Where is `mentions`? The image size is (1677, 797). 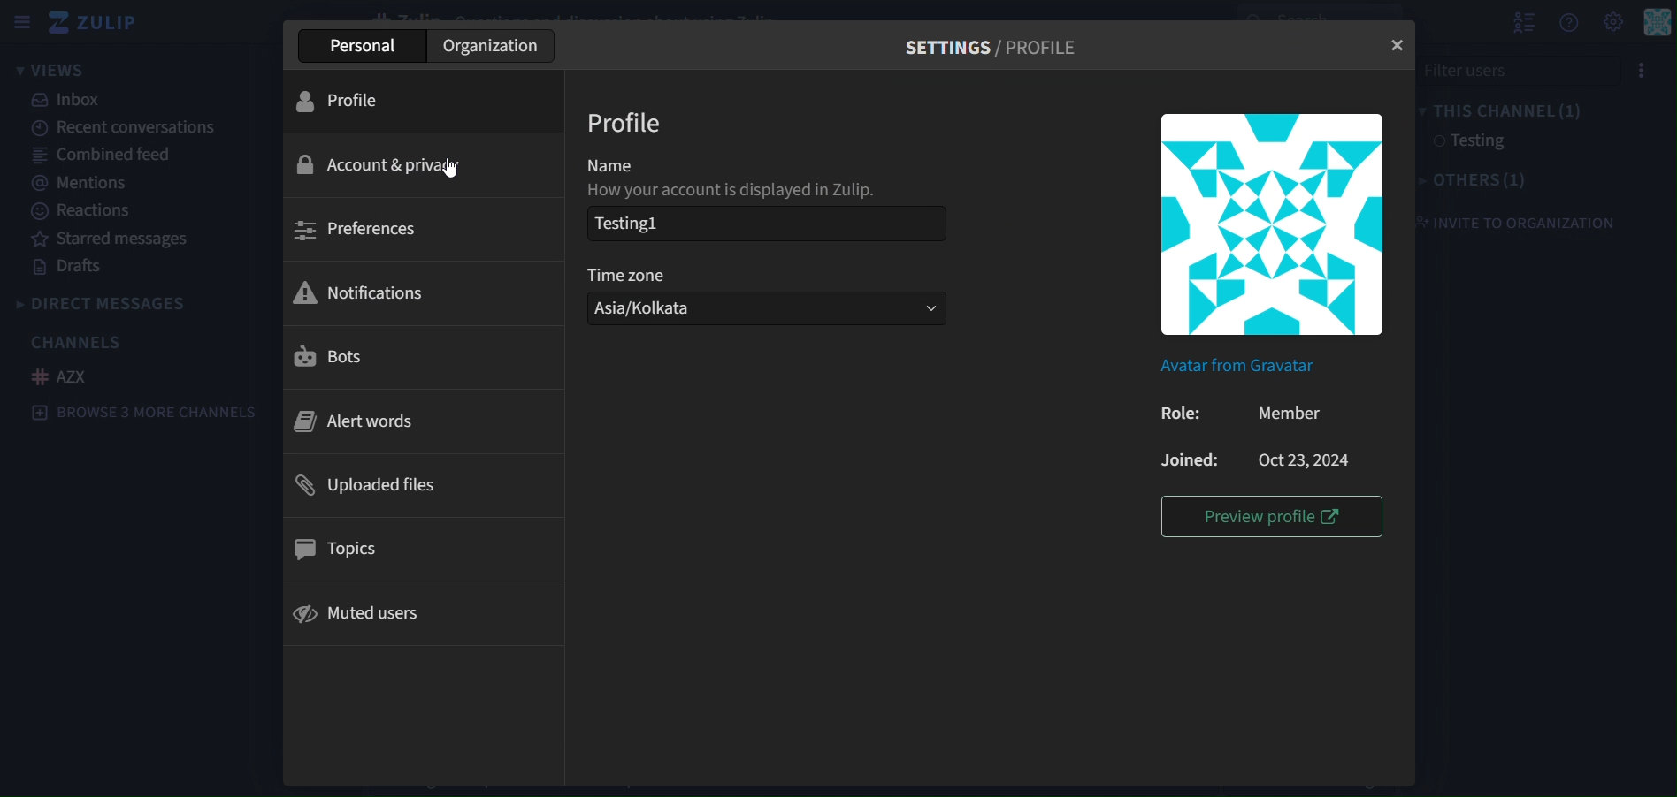 mentions is located at coordinates (83, 183).